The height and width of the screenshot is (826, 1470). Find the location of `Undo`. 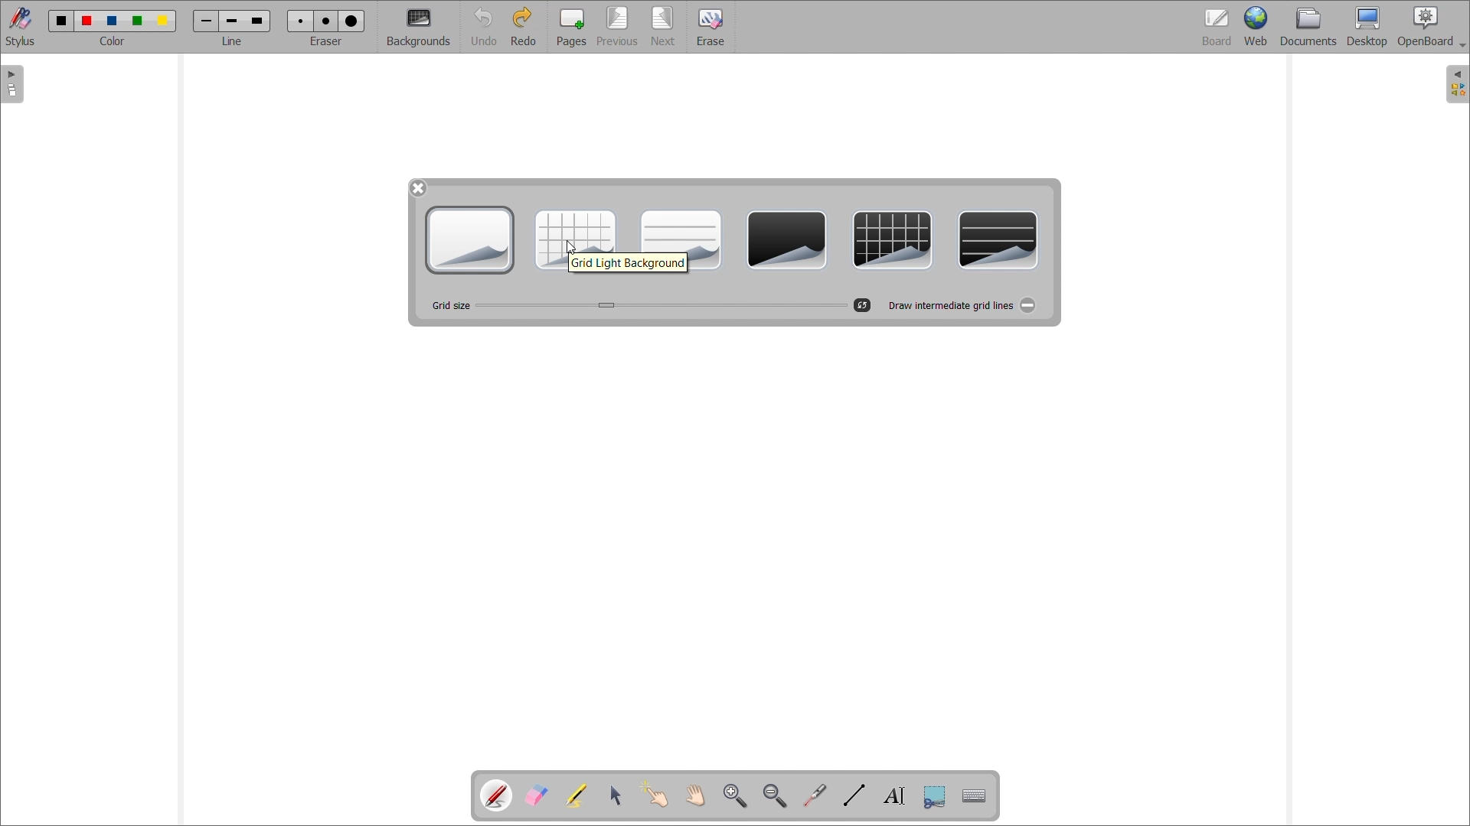

Undo is located at coordinates (483, 27).